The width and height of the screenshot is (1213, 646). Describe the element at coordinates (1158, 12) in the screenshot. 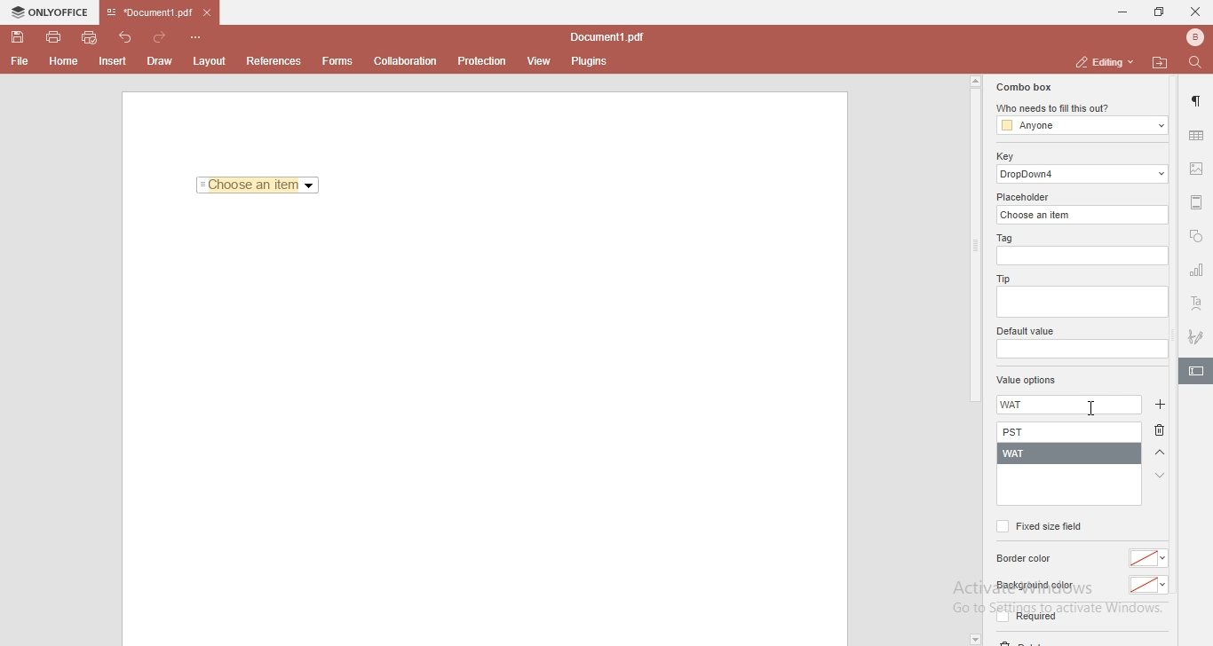

I see `restore` at that location.